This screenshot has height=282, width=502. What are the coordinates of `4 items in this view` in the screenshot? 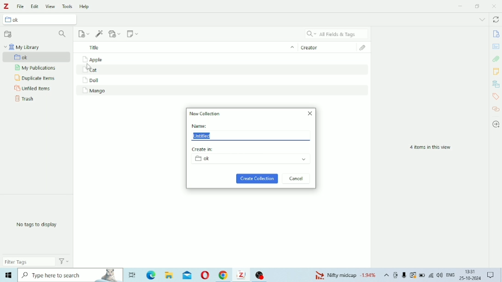 It's located at (430, 147).